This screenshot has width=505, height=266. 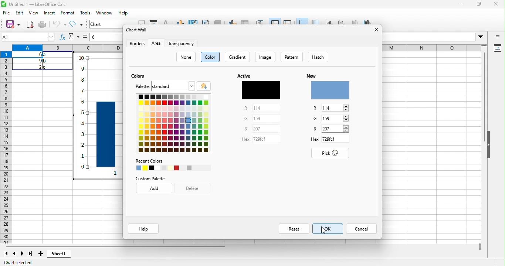 I want to click on cancel, so click(x=363, y=228).